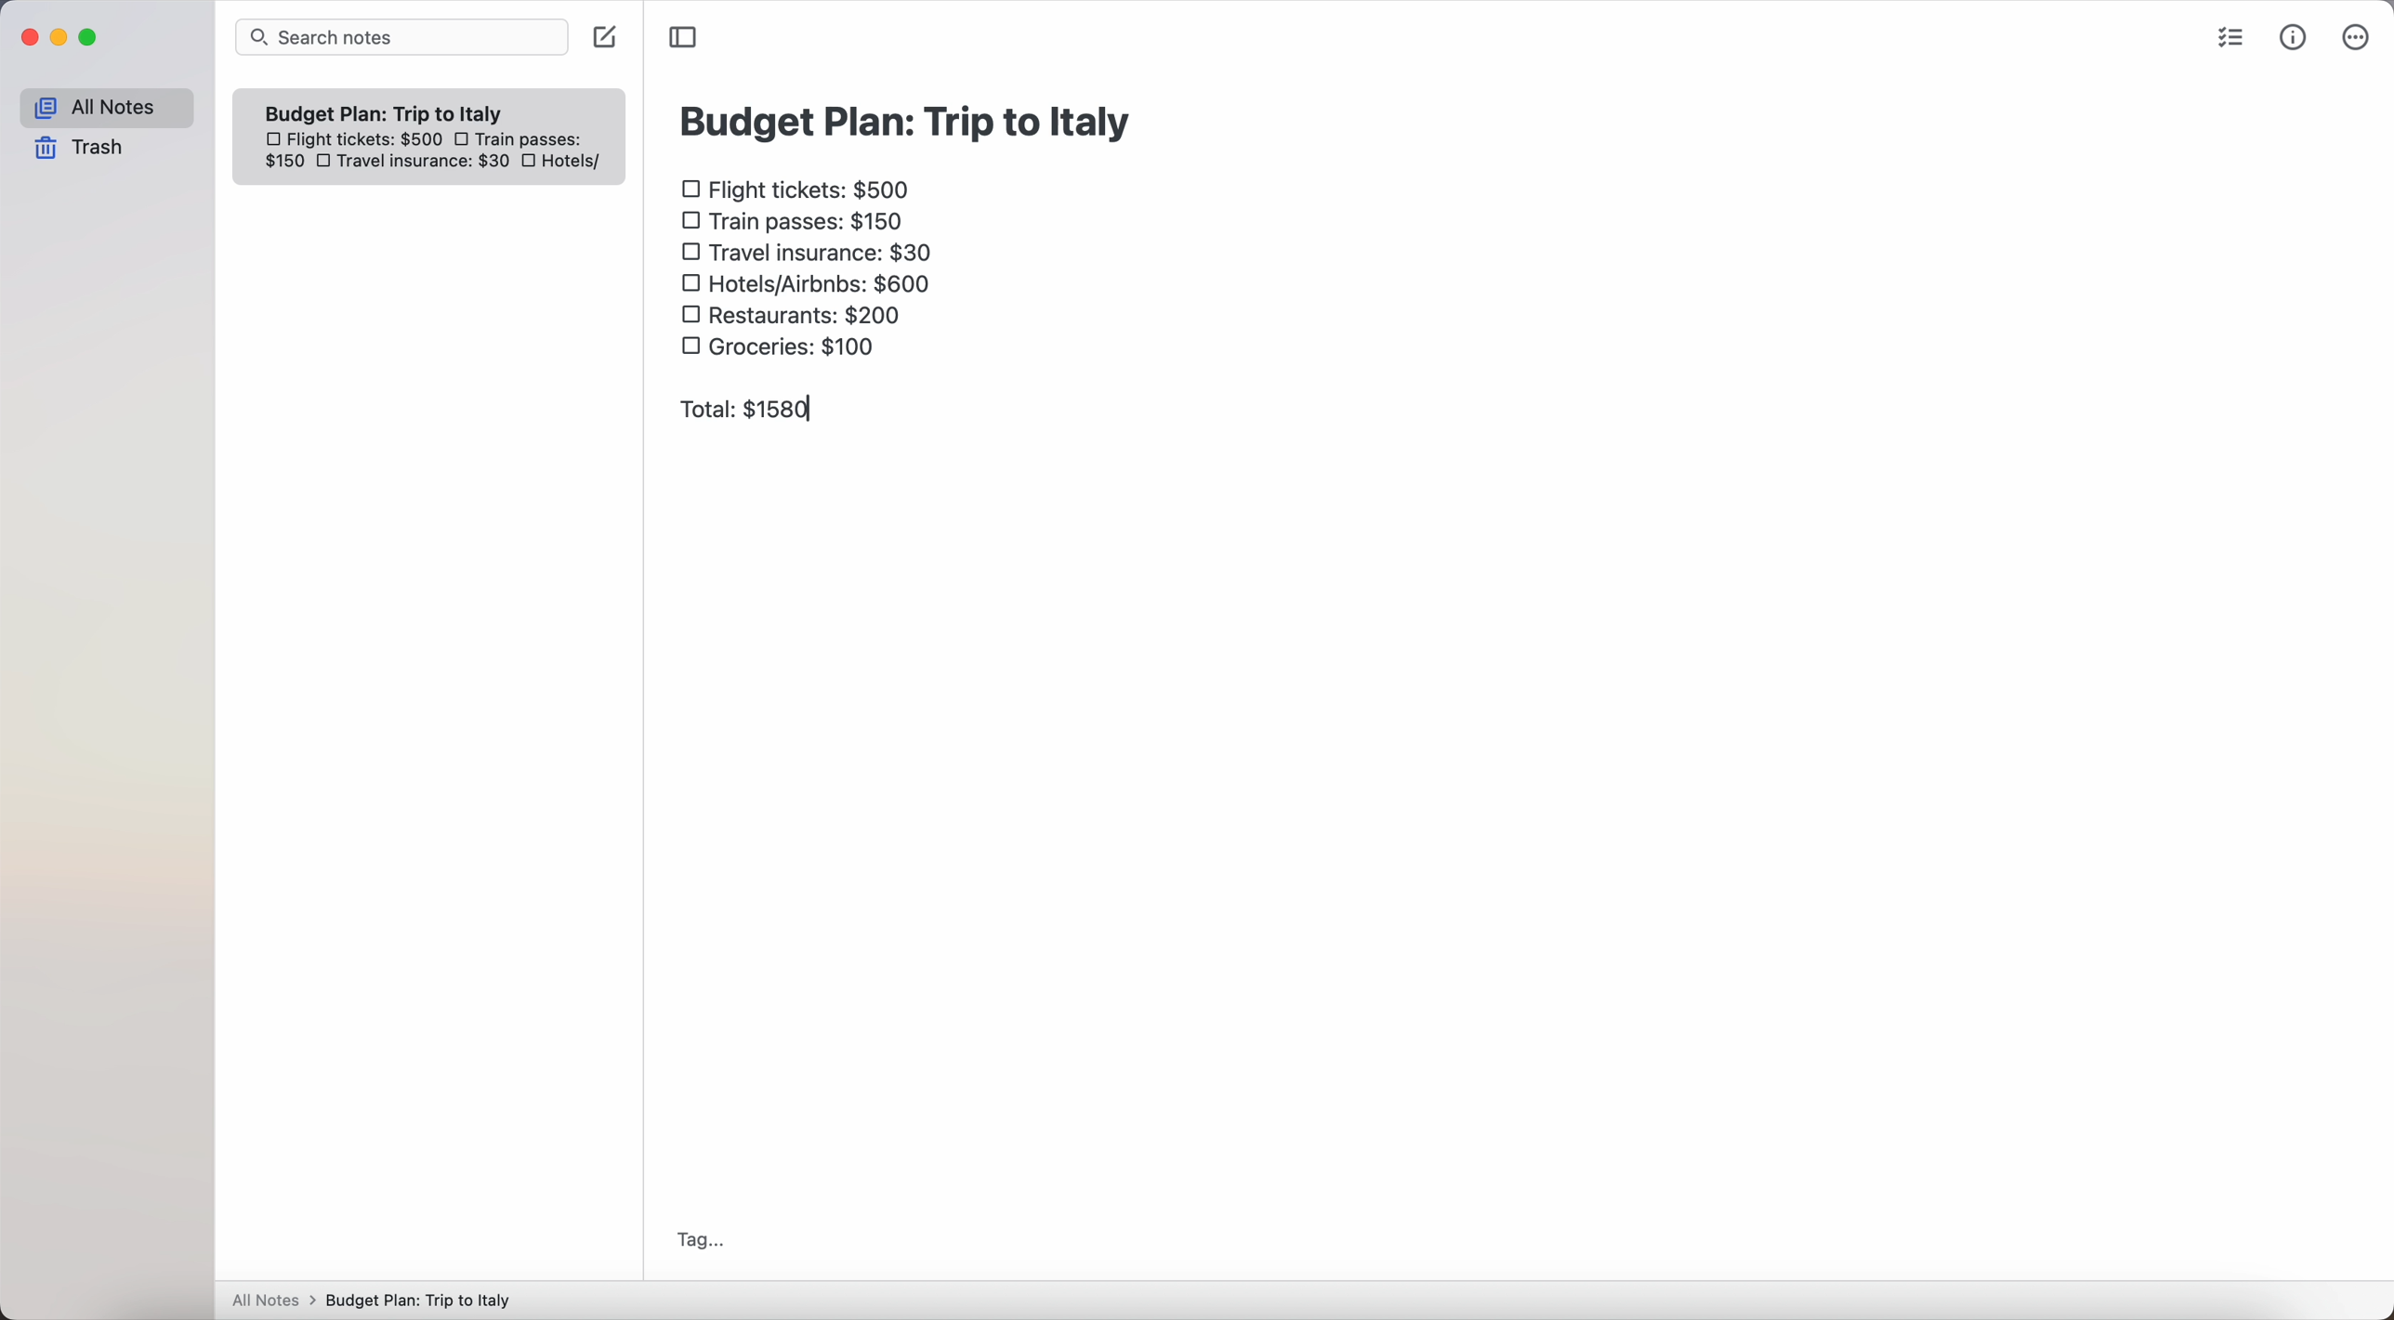 Image resolution: width=2394 pixels, height=1320 pixels. Describe the element at coordinates (792, 311) in the screenshot. I see `restaurants: $200 checkbox` at that location.